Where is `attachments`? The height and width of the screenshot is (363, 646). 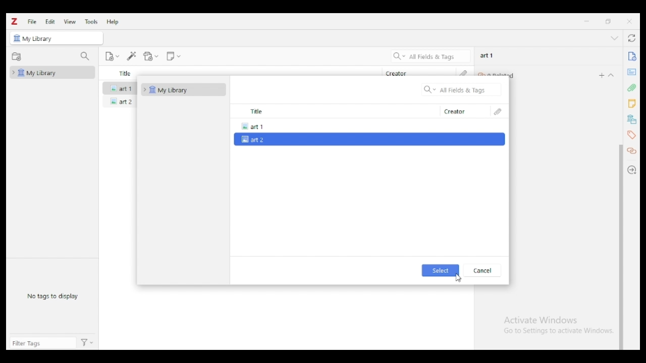 attachments is located at coordinates (499, 111).